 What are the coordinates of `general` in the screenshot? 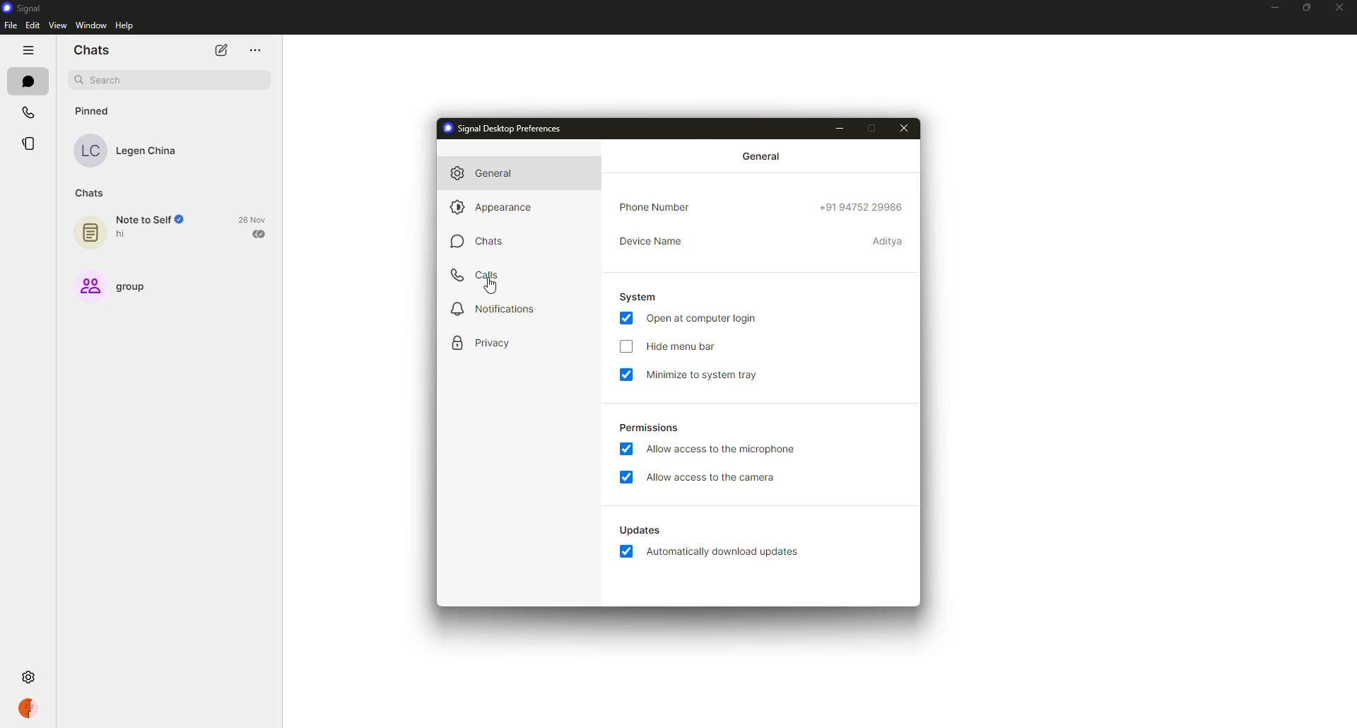 It's located at (490, 174).